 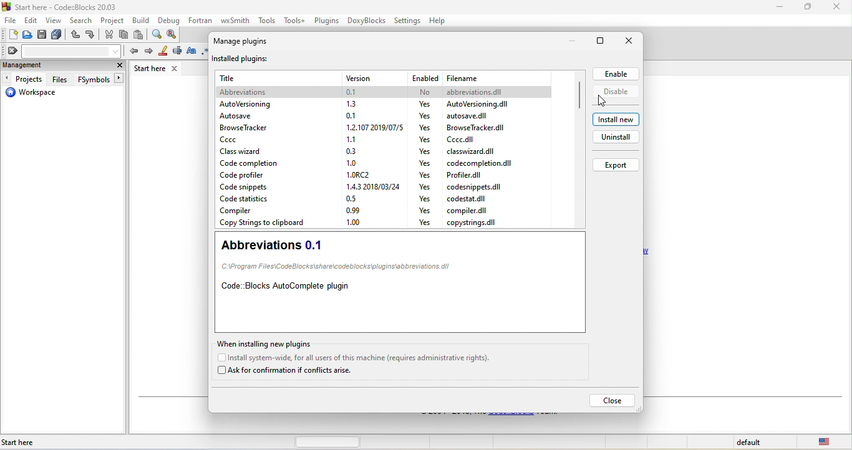 I want to click on save, so click(x=42, y=36).